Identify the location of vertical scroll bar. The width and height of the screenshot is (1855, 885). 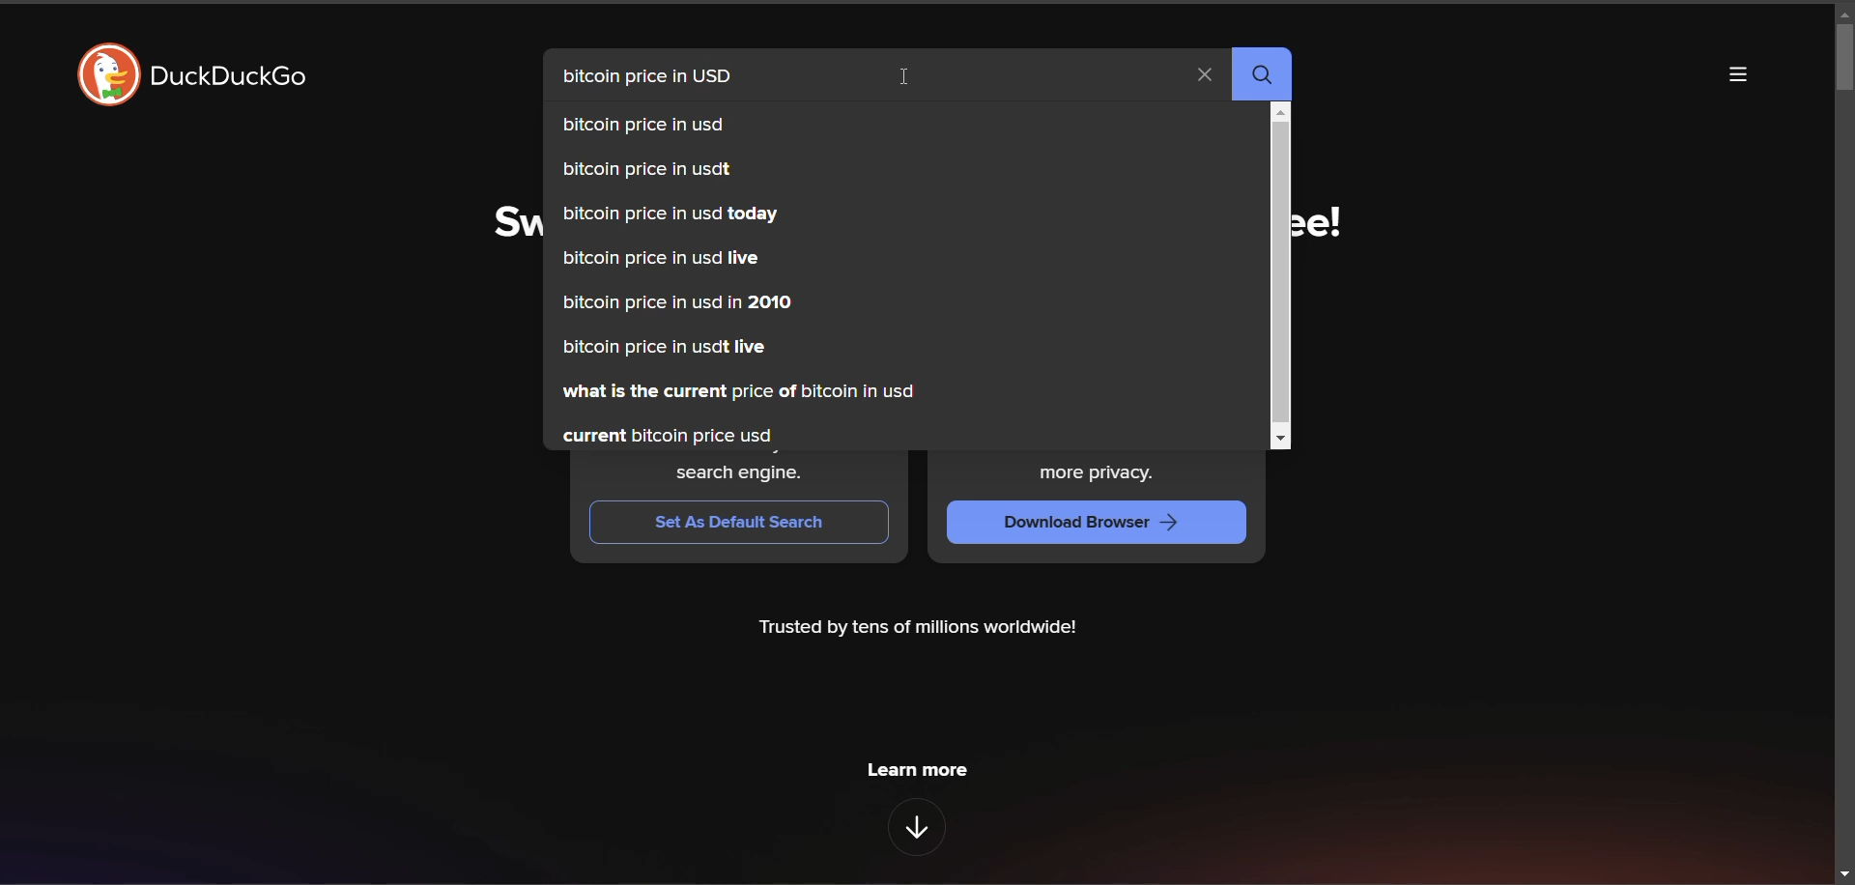
(1827, 68).